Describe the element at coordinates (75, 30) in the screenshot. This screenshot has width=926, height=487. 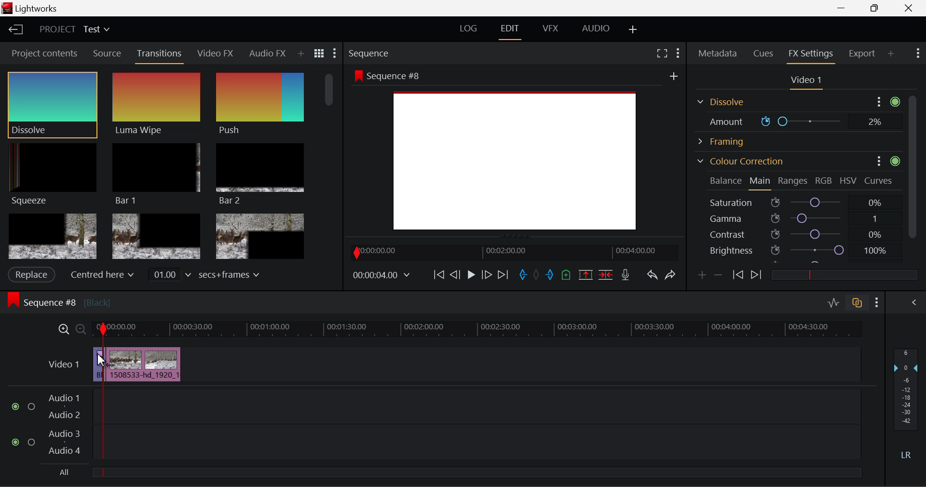
I see `Project Title` at that location.